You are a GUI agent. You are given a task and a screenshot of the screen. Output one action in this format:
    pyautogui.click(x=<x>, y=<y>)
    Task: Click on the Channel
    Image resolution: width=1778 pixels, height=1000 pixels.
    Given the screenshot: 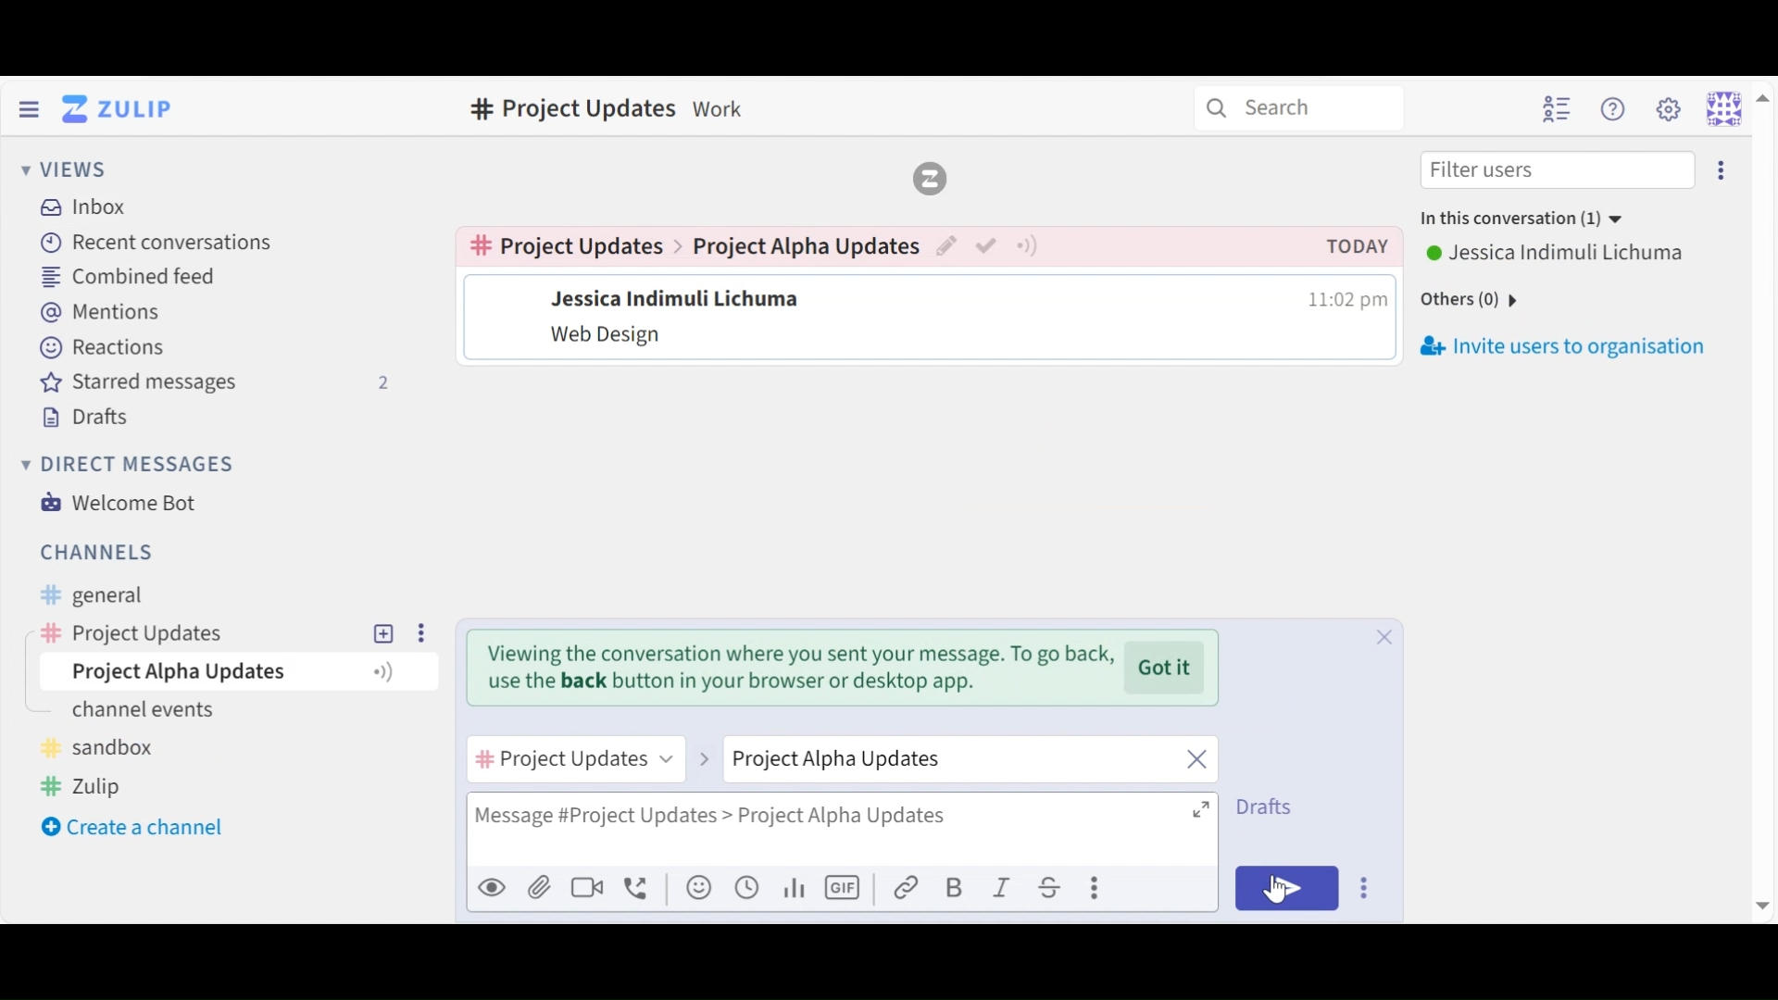 What is the action you would take?
    pyautogui.click(x=190, y=632)
    